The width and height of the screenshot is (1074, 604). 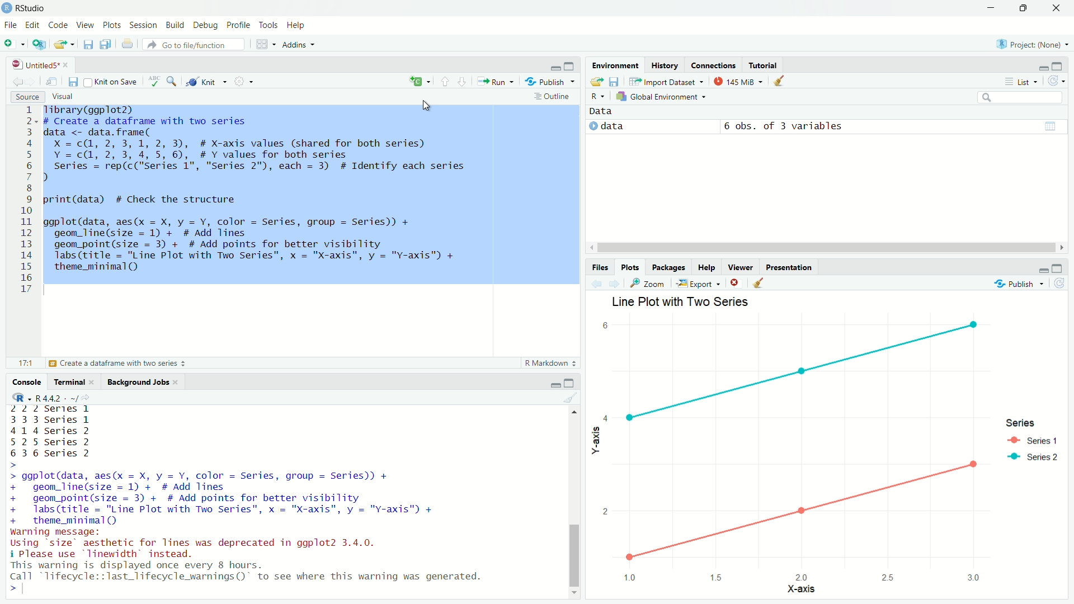 What do you see at coordinates (90, 45) in the screenshot?
I see `Save current document` at bounding box center [90, 45].